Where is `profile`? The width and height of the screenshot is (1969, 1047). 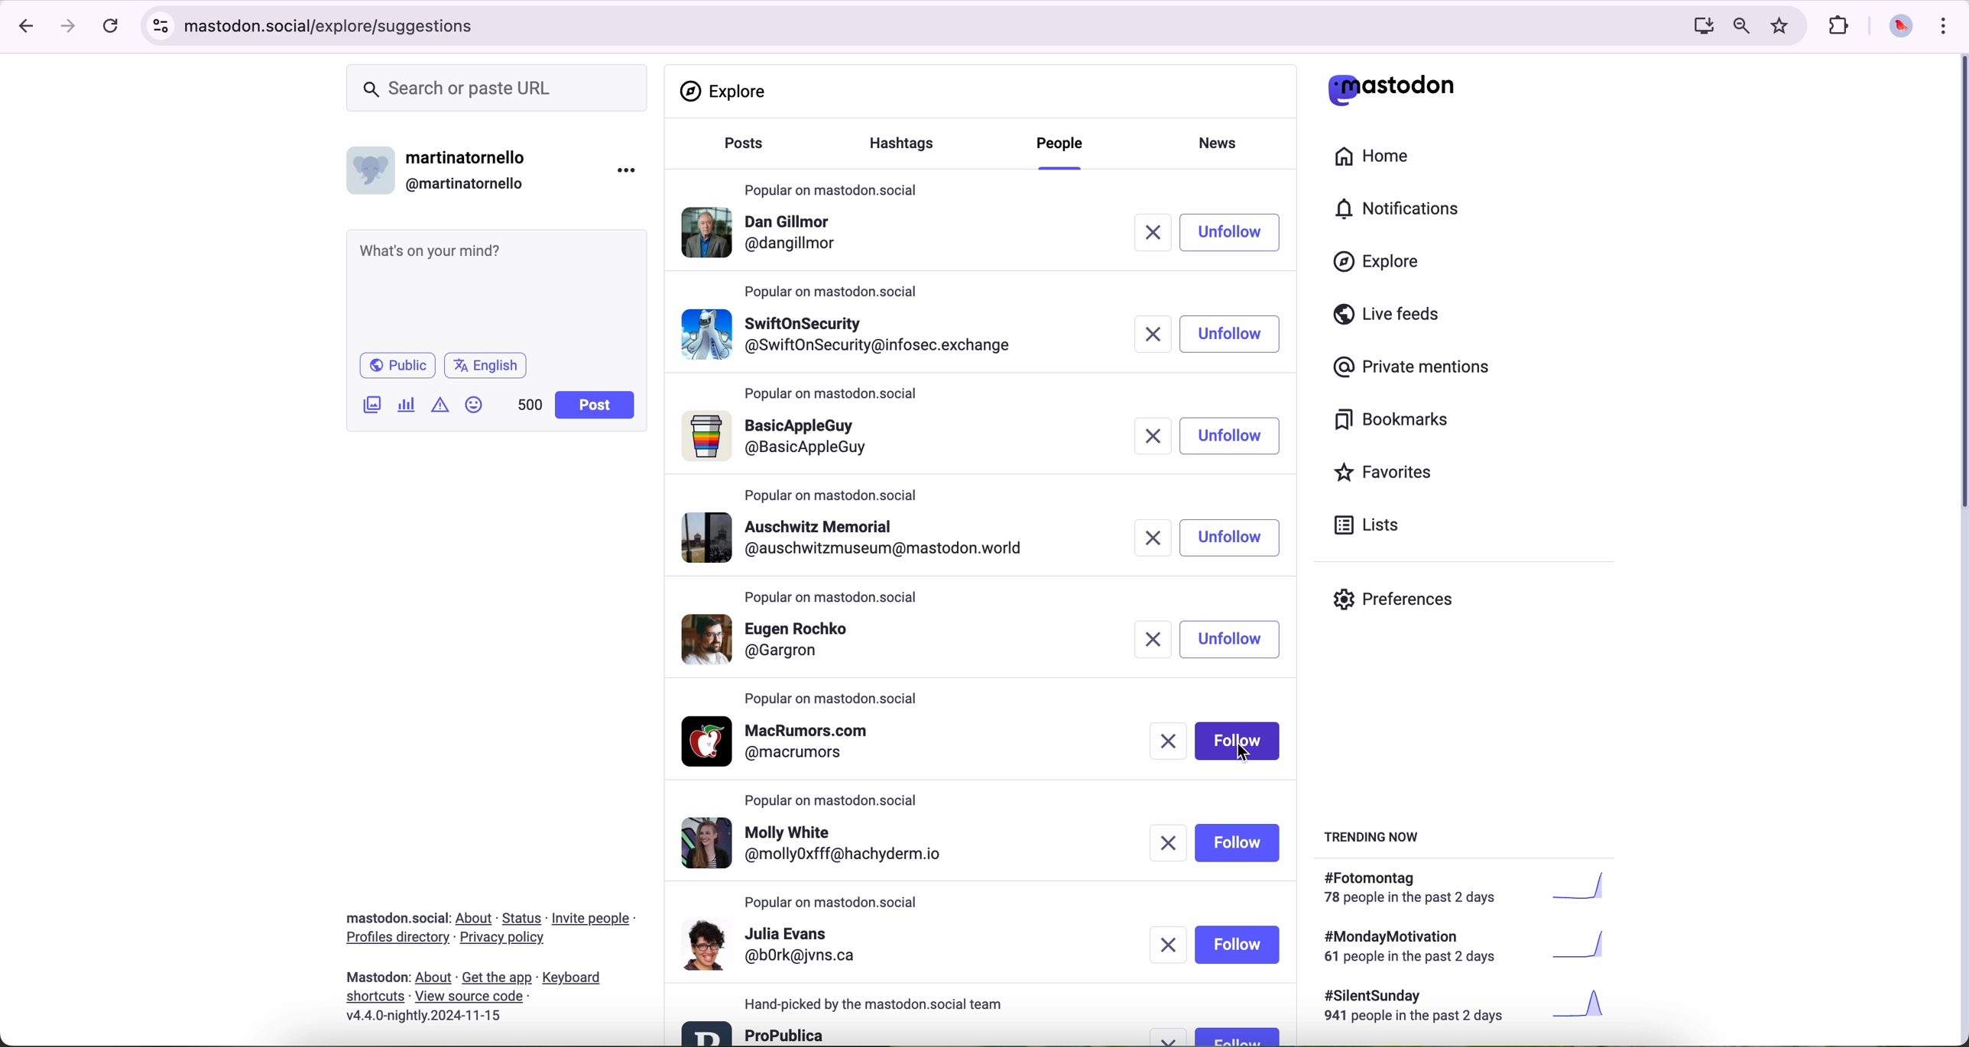 profile is located at coordinates (783, 438).